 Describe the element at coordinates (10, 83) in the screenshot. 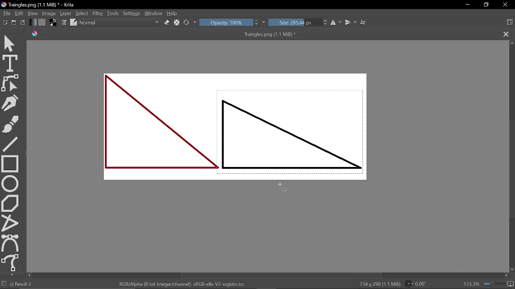

I see `Edit shapes tool` at that location.